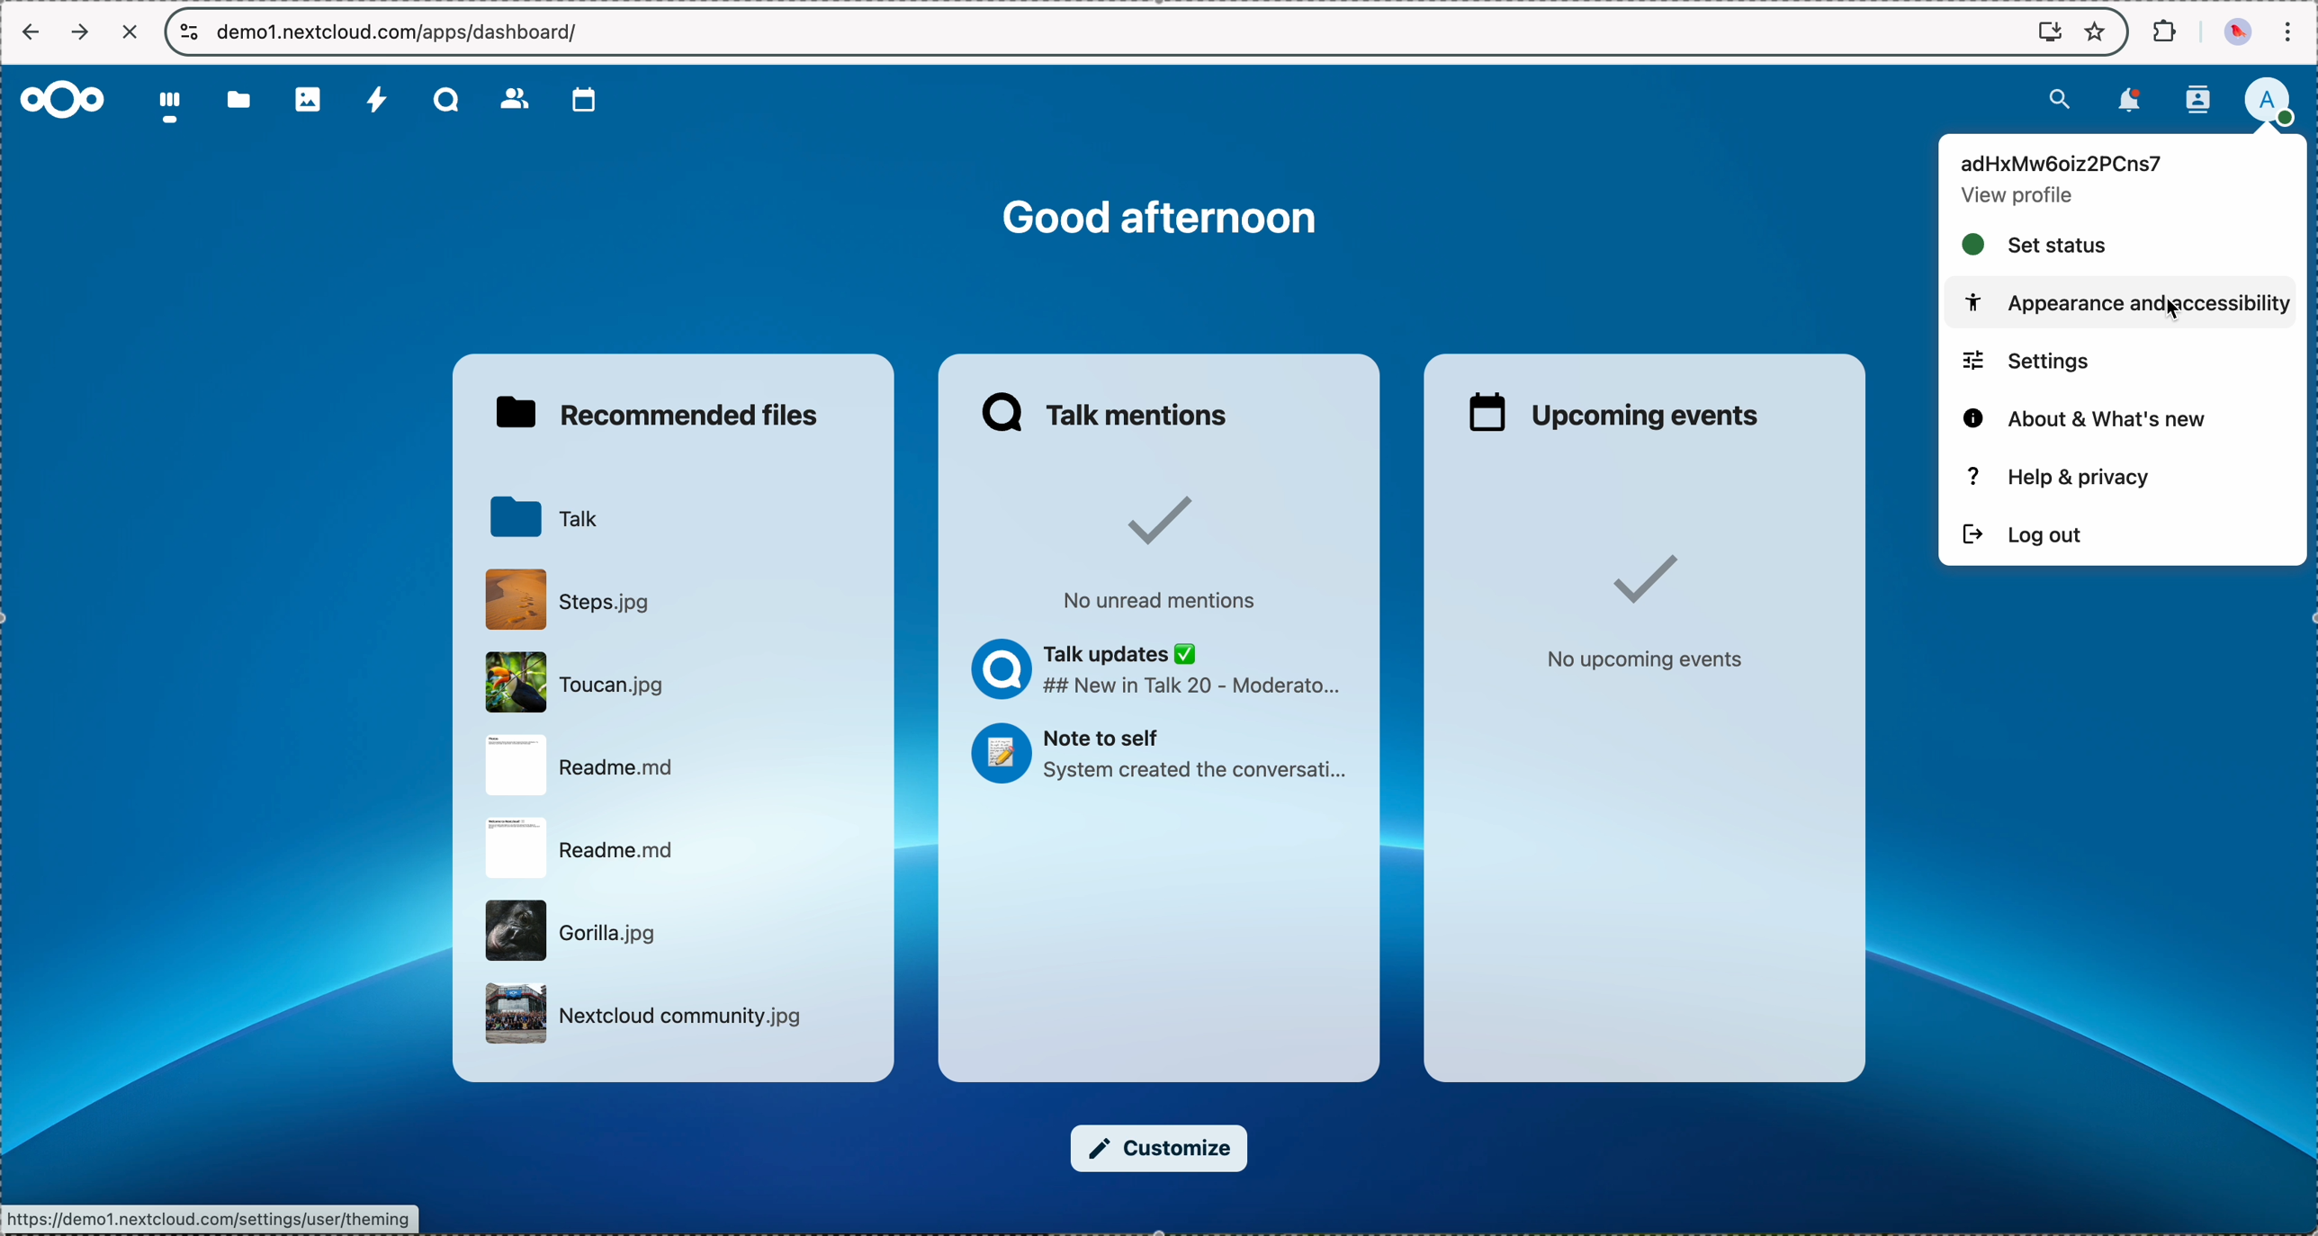  What do you see at coordinates (172, 111) in the screenshot?
I see `dashboard` at bounding box center [172, 111].